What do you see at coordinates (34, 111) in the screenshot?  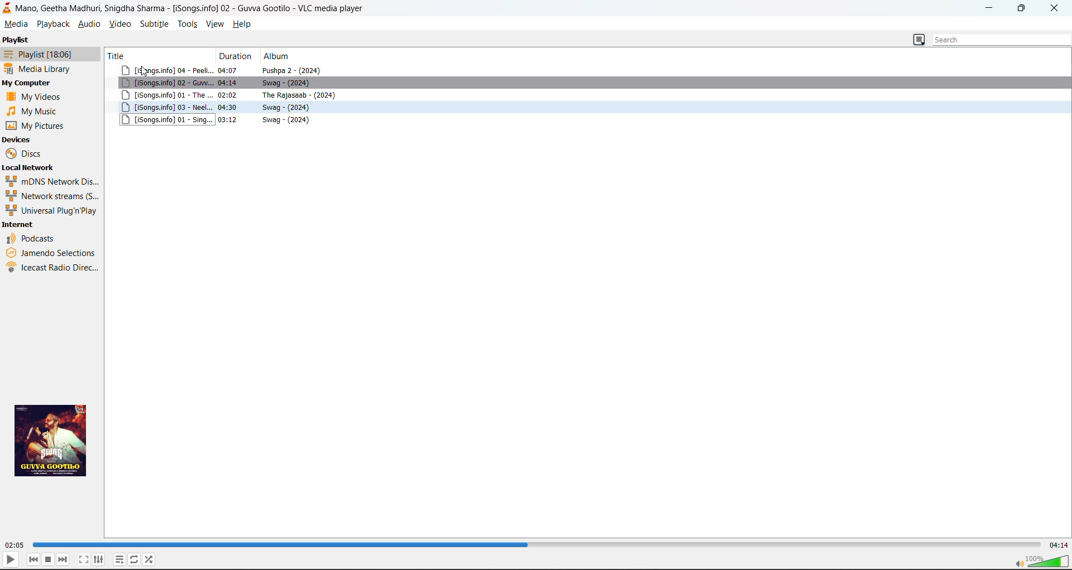 I see `music` at bounding box center [34, 111].